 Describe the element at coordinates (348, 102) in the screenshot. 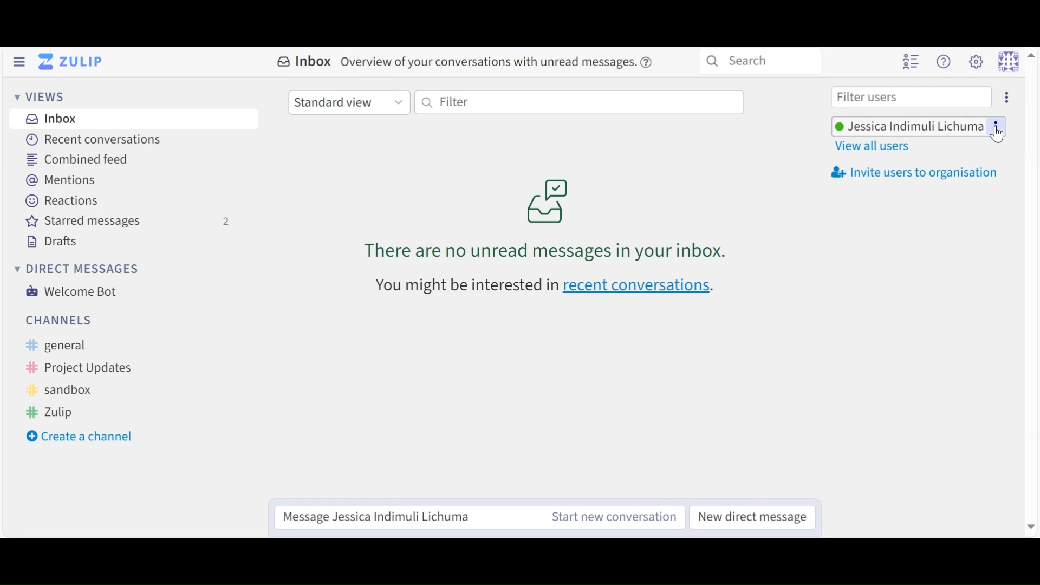

I see `Standard user` at that location.